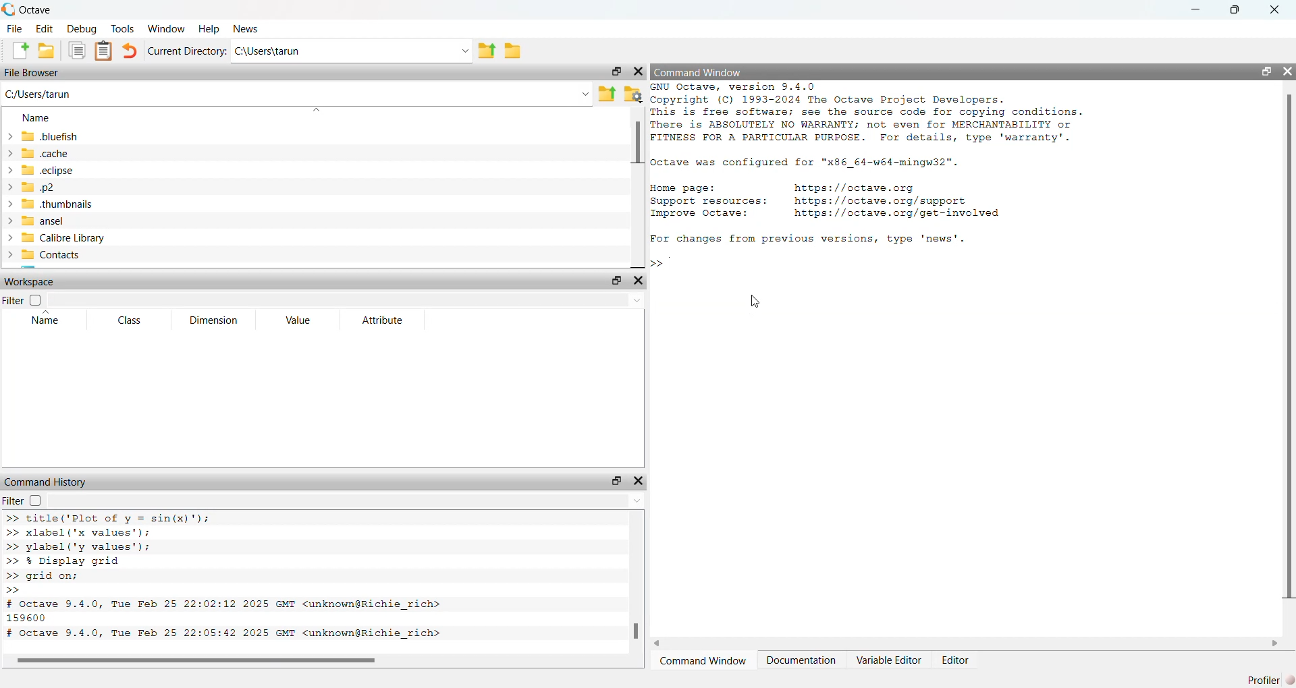 The height and width of the screenshot is (688, 1296). I want to click on Home page: nttps://octave.org Support resources:  https://octave.org/support Improve Octave: https://octave.org/get—involved, so click(826, 200).